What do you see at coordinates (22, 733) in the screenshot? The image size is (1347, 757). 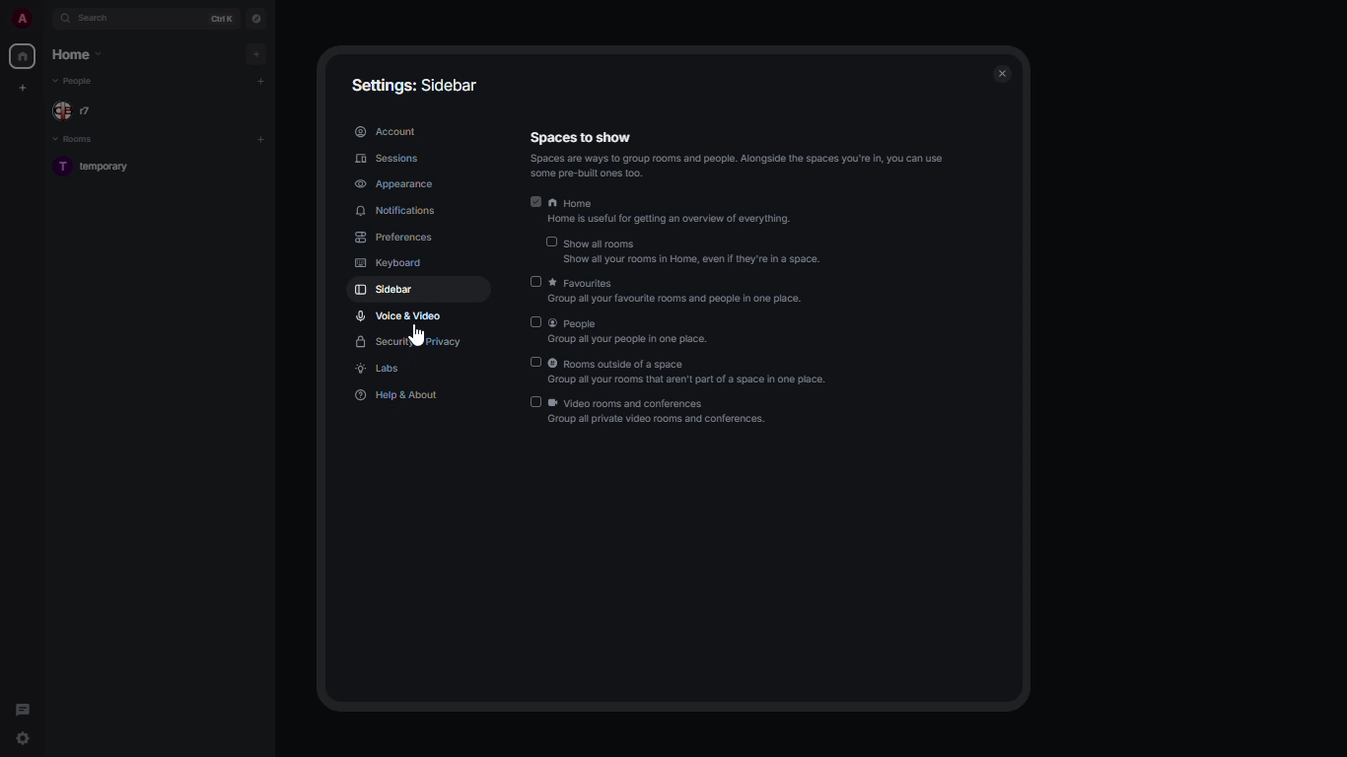 I see `quick settings` at bounding box center [22, 733].